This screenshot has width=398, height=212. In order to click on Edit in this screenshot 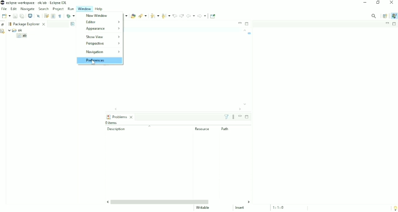, I will do `click(13, 9)`.